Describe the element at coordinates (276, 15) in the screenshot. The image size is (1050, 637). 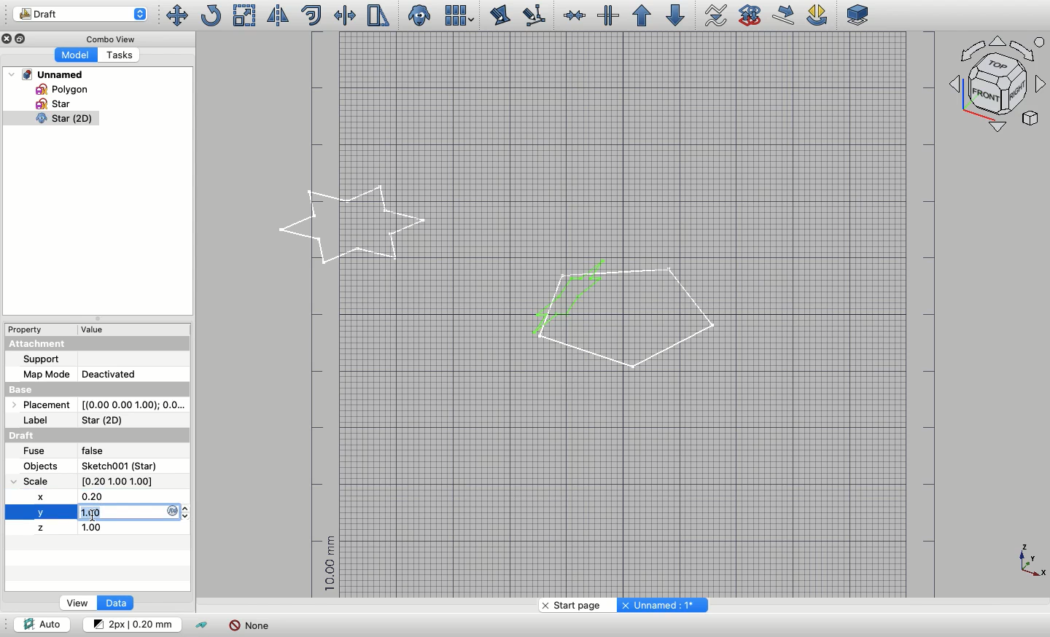
I see `Mirror` at that location.